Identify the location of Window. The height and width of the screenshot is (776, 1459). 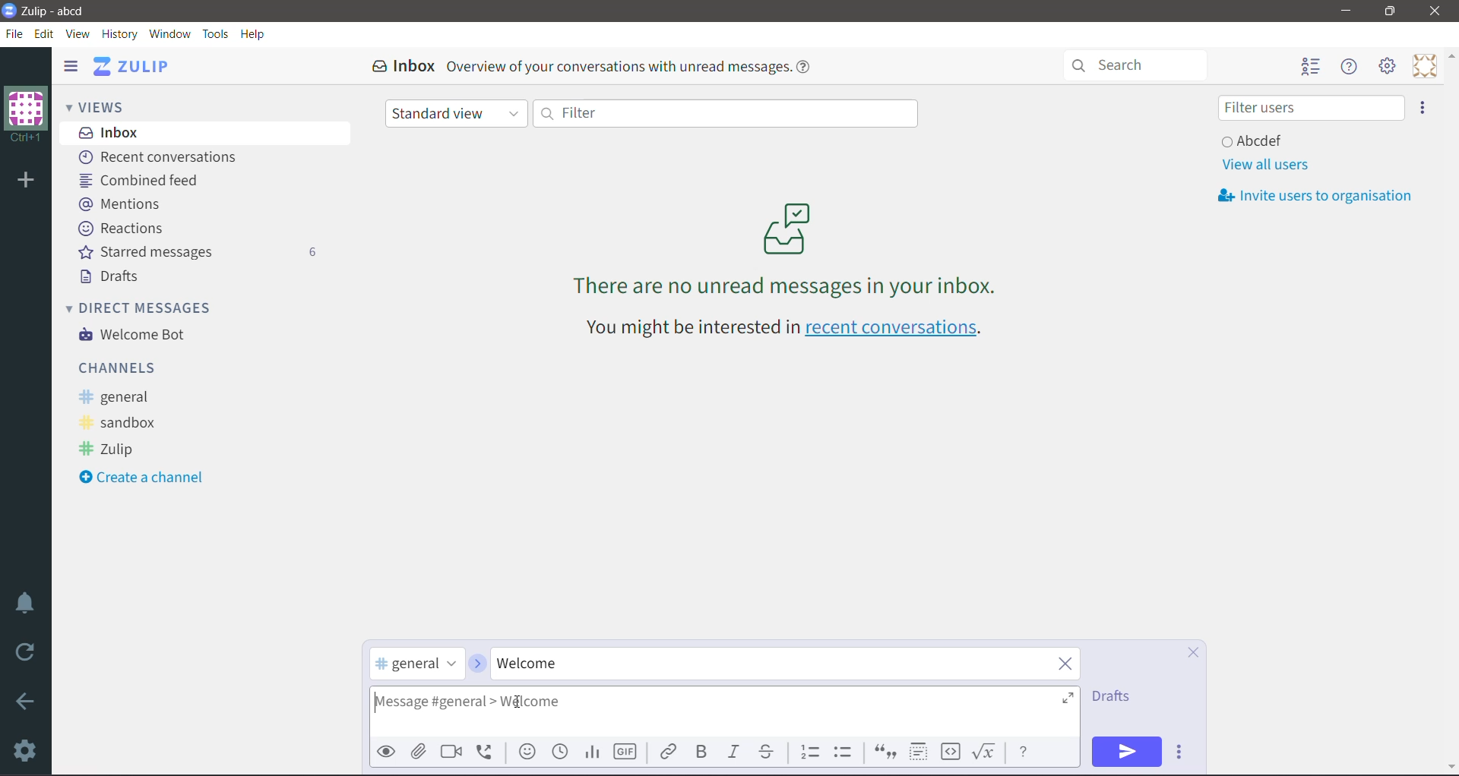
(169, 33).